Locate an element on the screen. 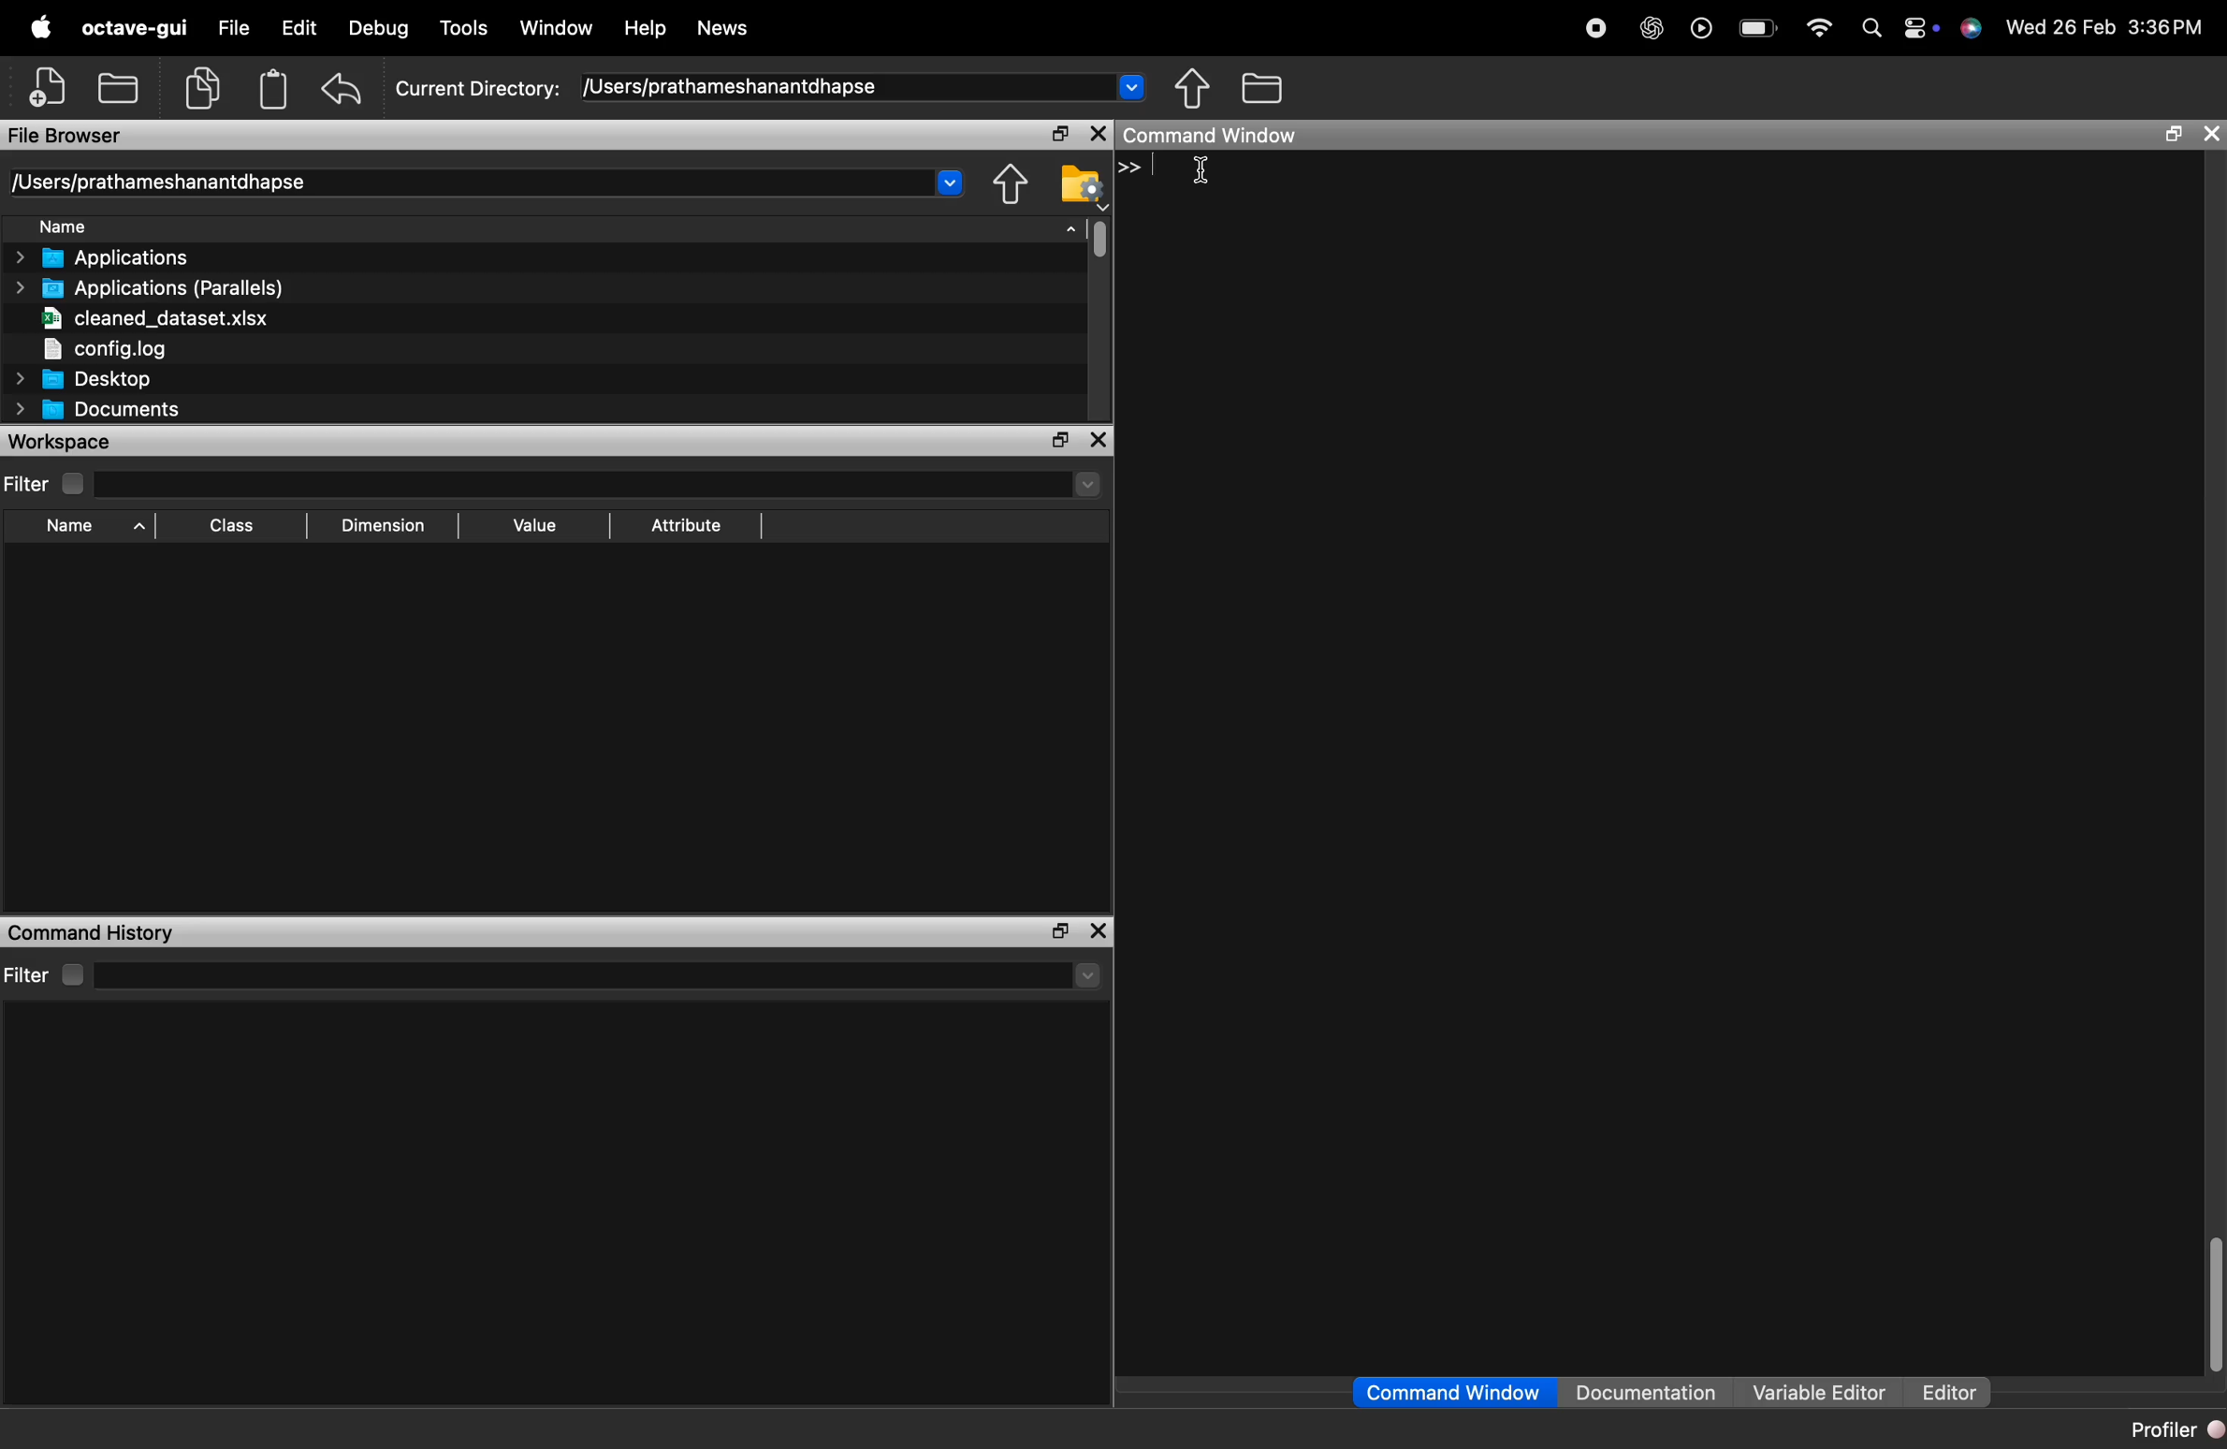  Browse directories is located at coordinates (1193, 90).